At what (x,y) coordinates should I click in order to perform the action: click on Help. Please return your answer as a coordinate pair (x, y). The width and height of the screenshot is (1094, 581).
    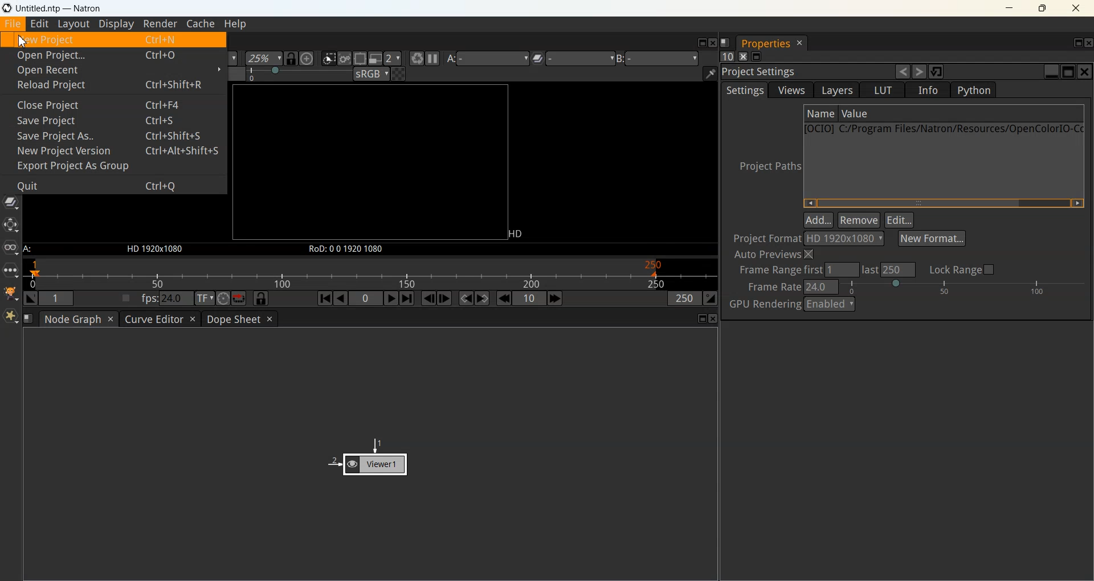
    Looking at the image, I should click on (235, 24).